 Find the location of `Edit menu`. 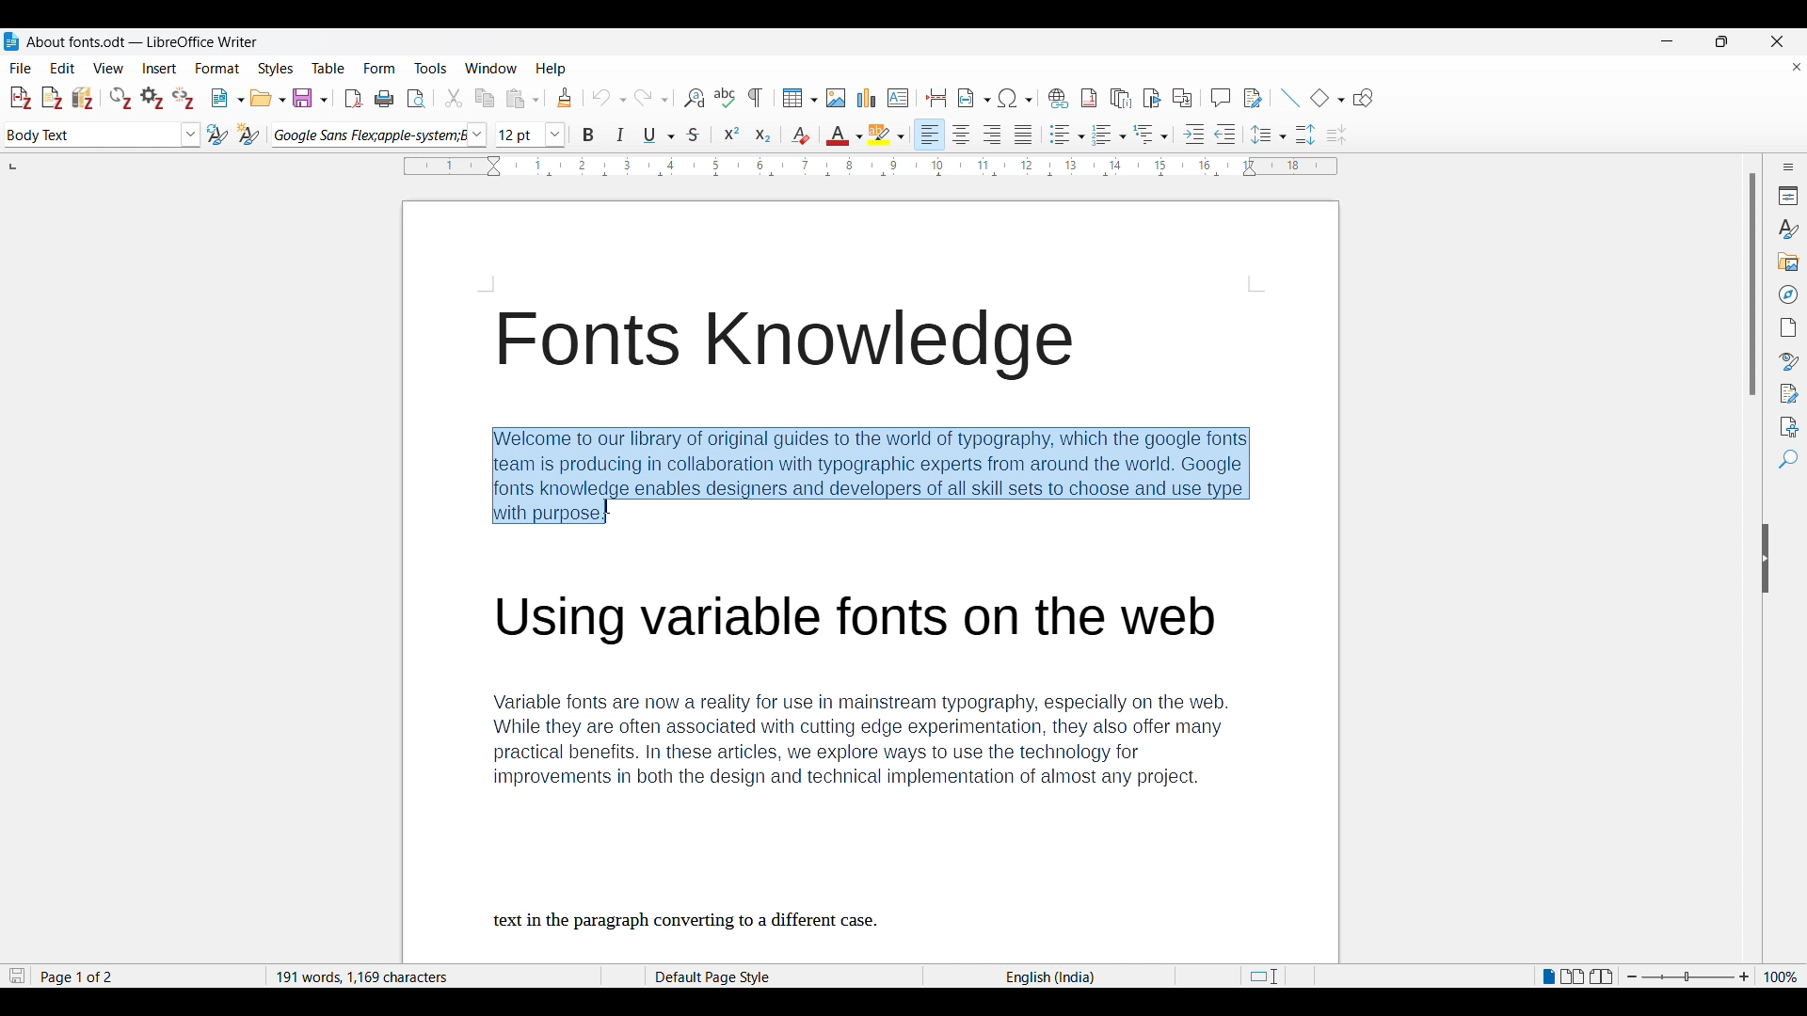

Edit menu is located at coordinates (62, 68).